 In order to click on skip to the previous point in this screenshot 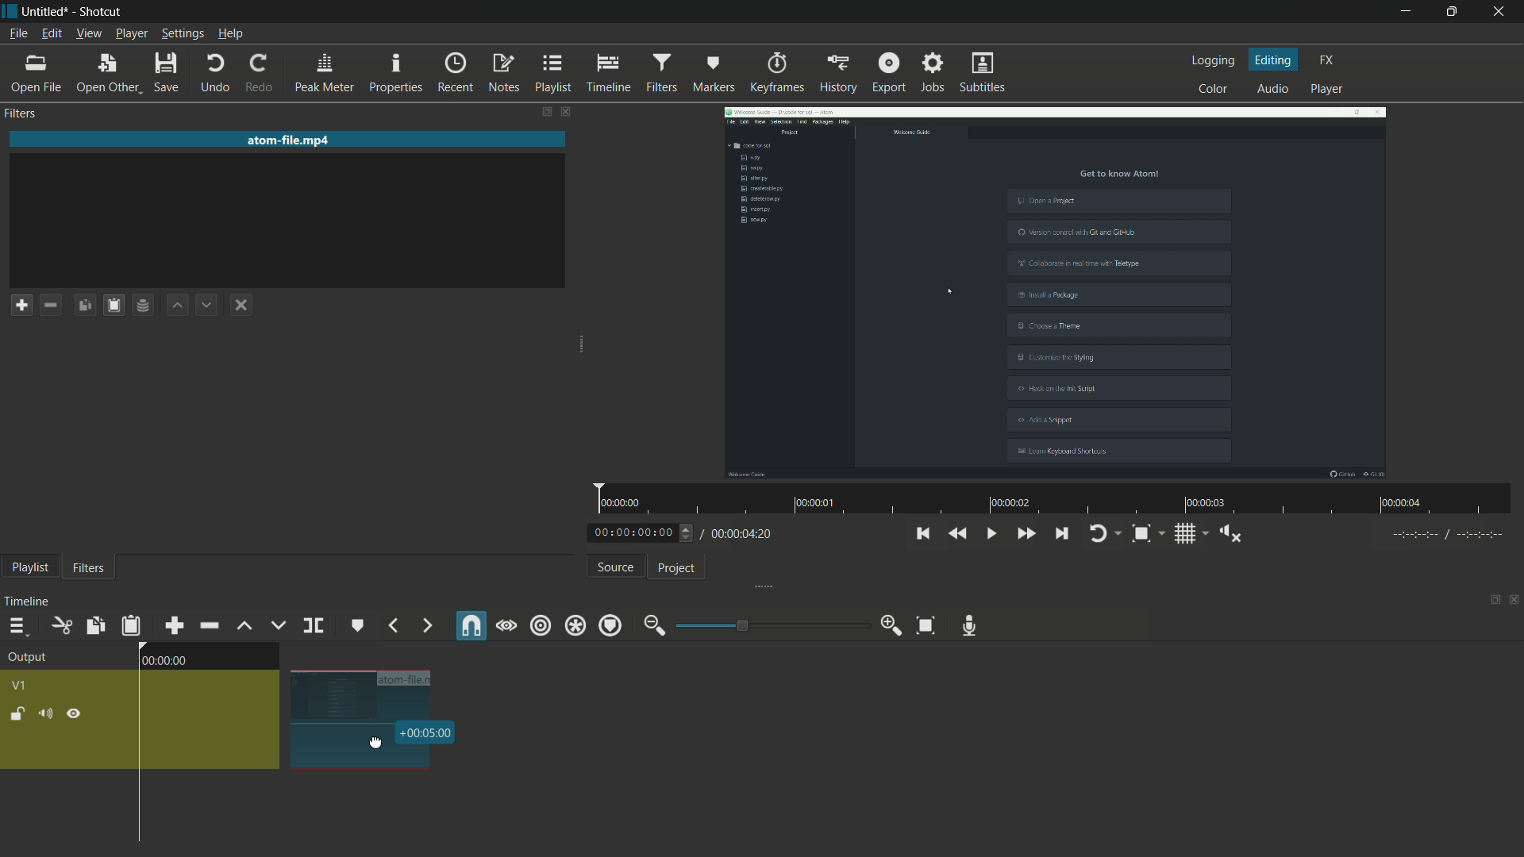, I will do `click(922, 533)`.